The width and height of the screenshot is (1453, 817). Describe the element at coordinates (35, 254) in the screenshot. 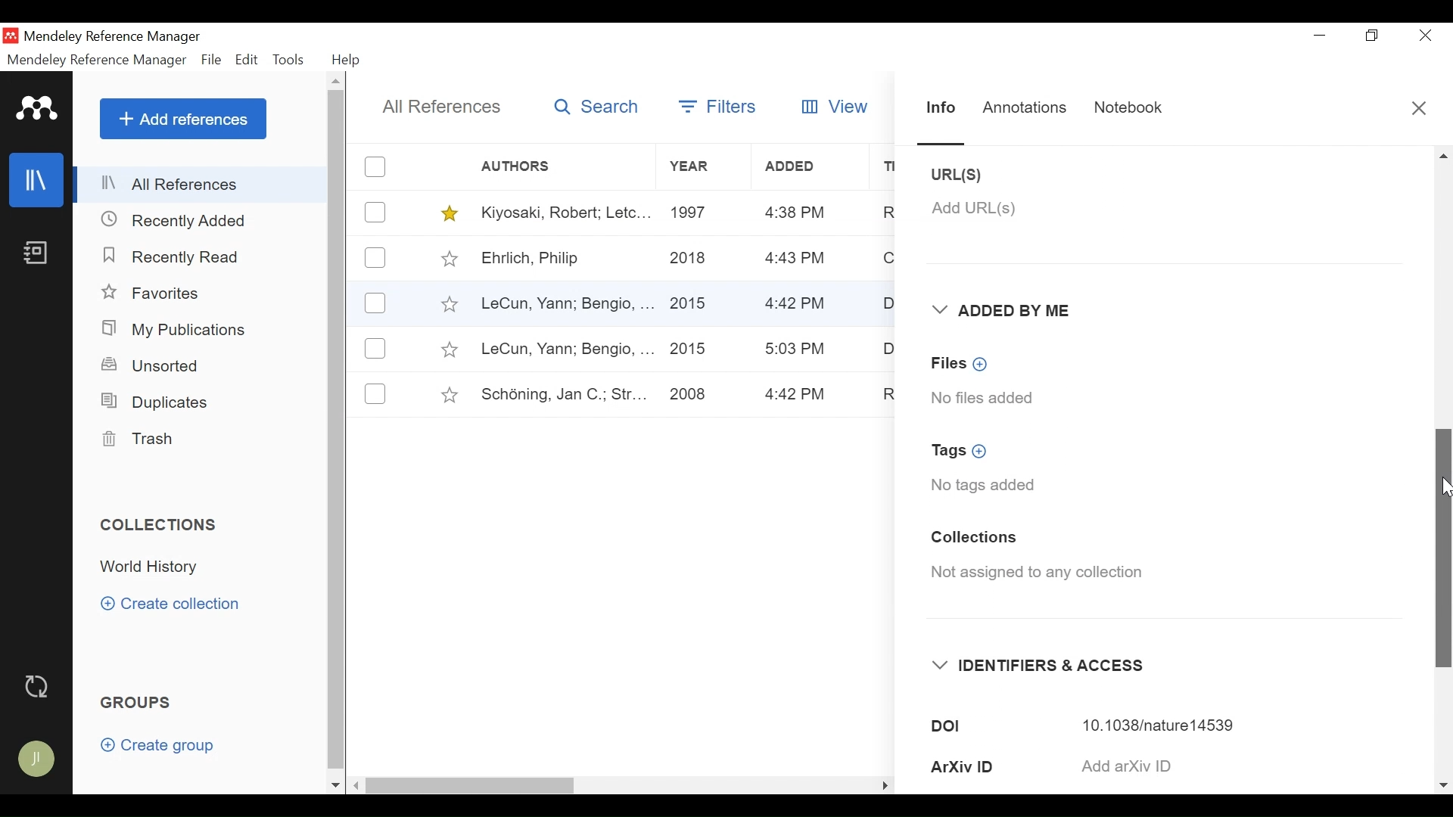

I see `Notebook` at that location.